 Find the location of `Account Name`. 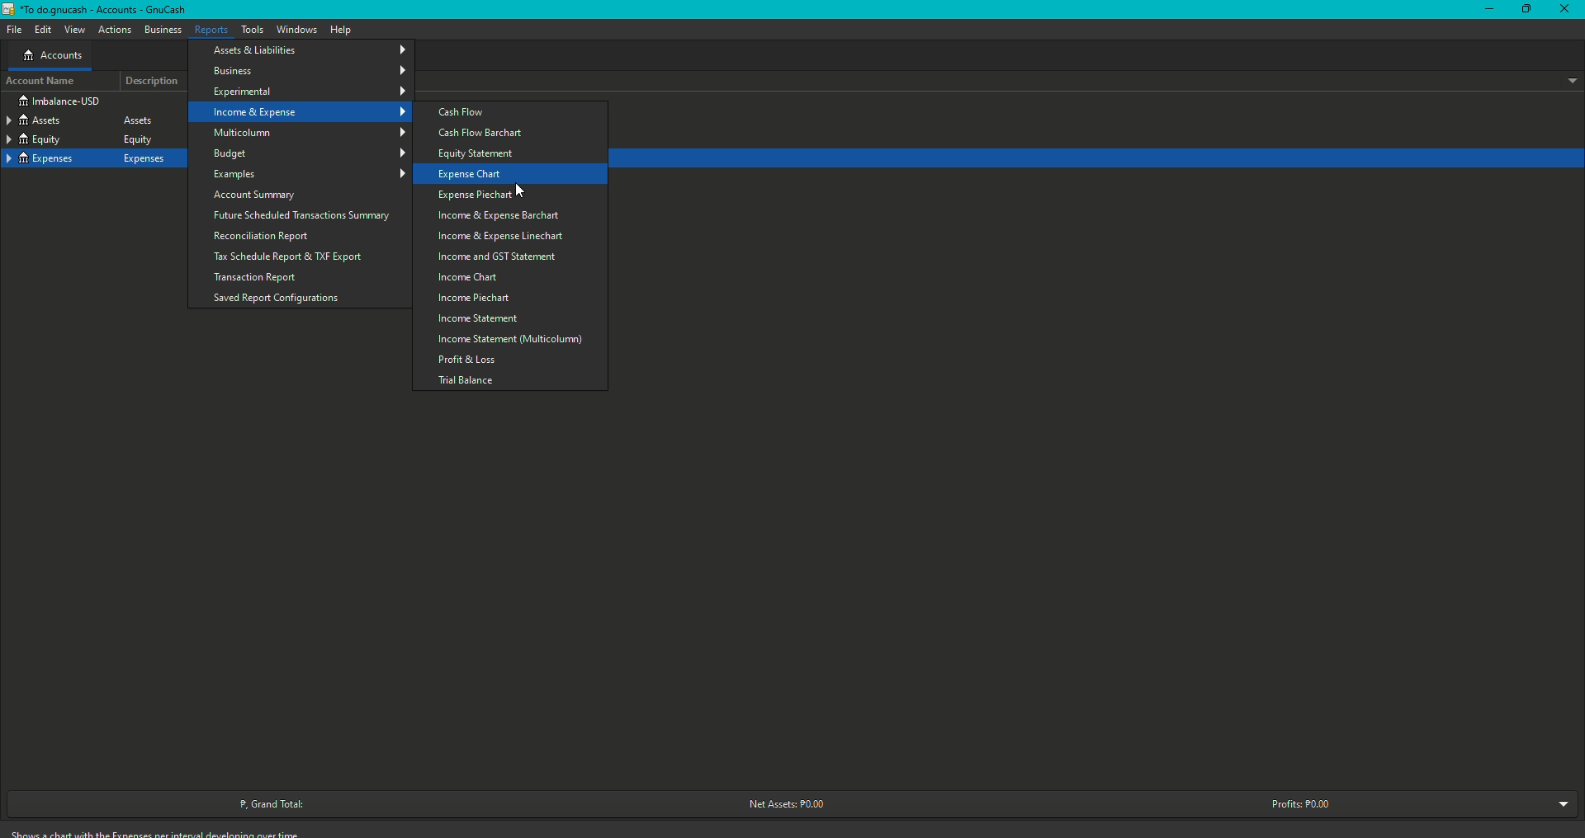

Account Name is located at coordinates (39, 82).